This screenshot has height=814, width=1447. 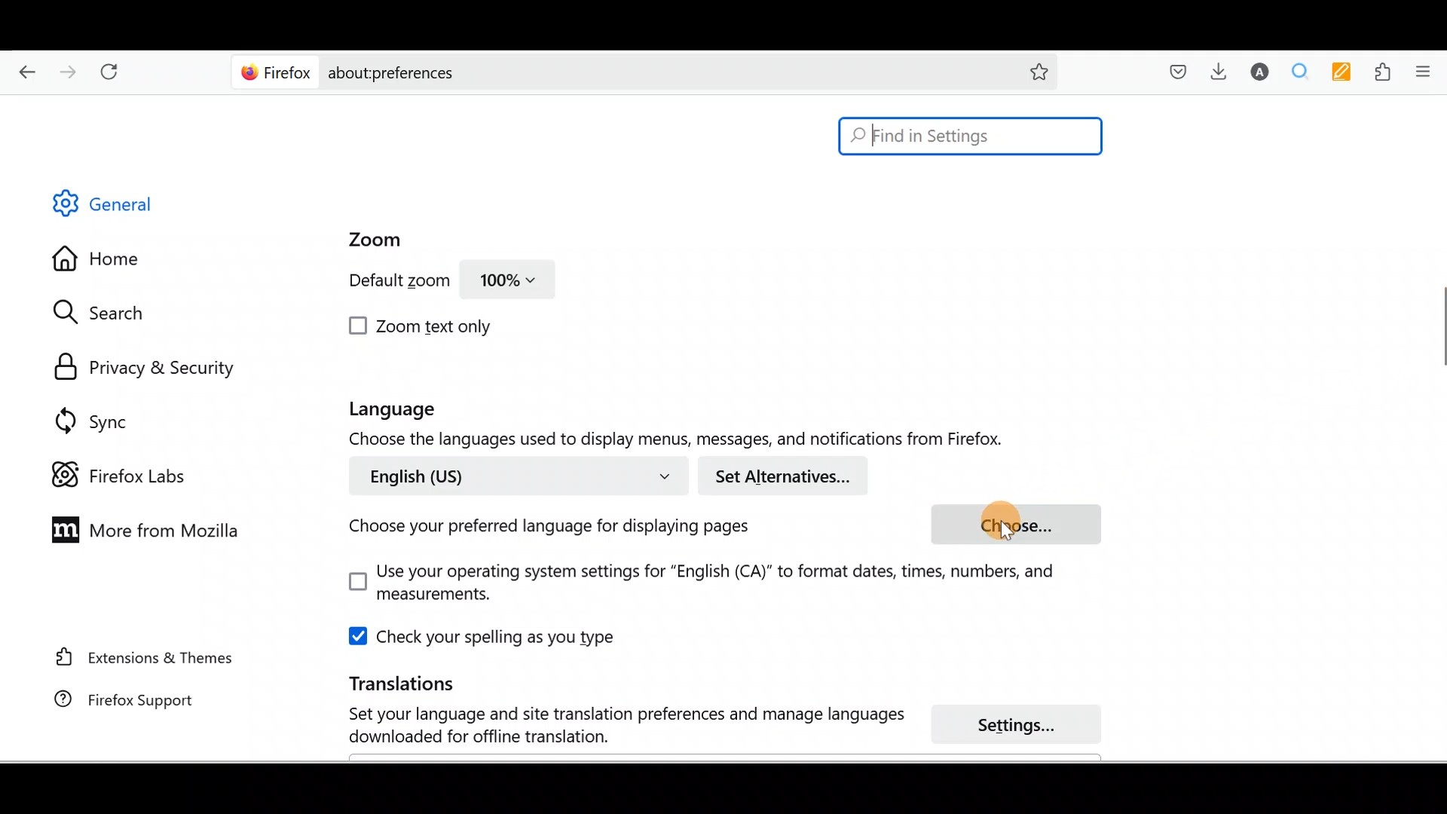 I want to click on cursor, so click(x=993, y=517).